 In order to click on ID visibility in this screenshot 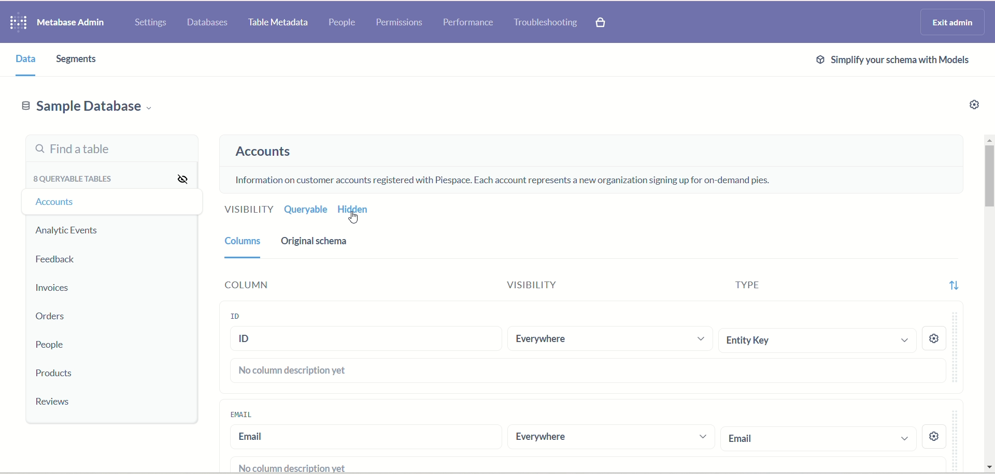, I will do `click(609, 336)`.